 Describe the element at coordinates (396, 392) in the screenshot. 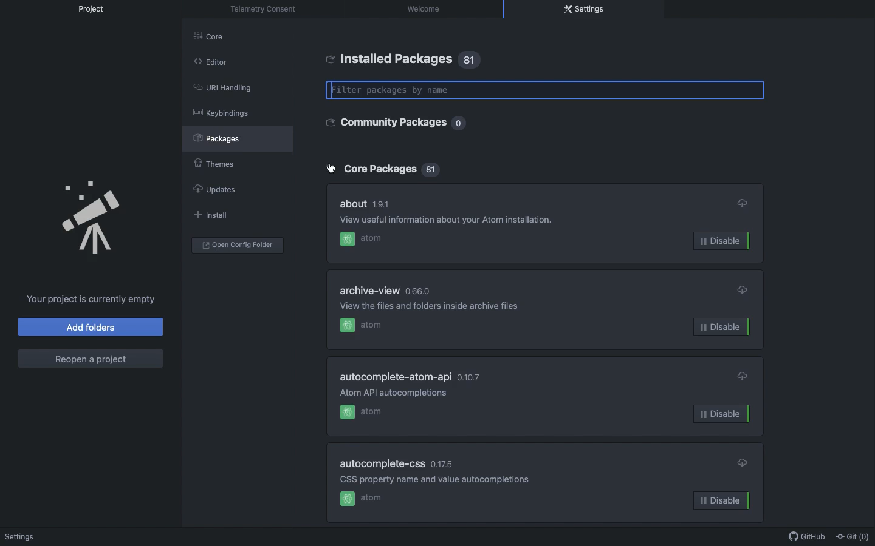

I see `‘Atom API autocompletions` at that location.